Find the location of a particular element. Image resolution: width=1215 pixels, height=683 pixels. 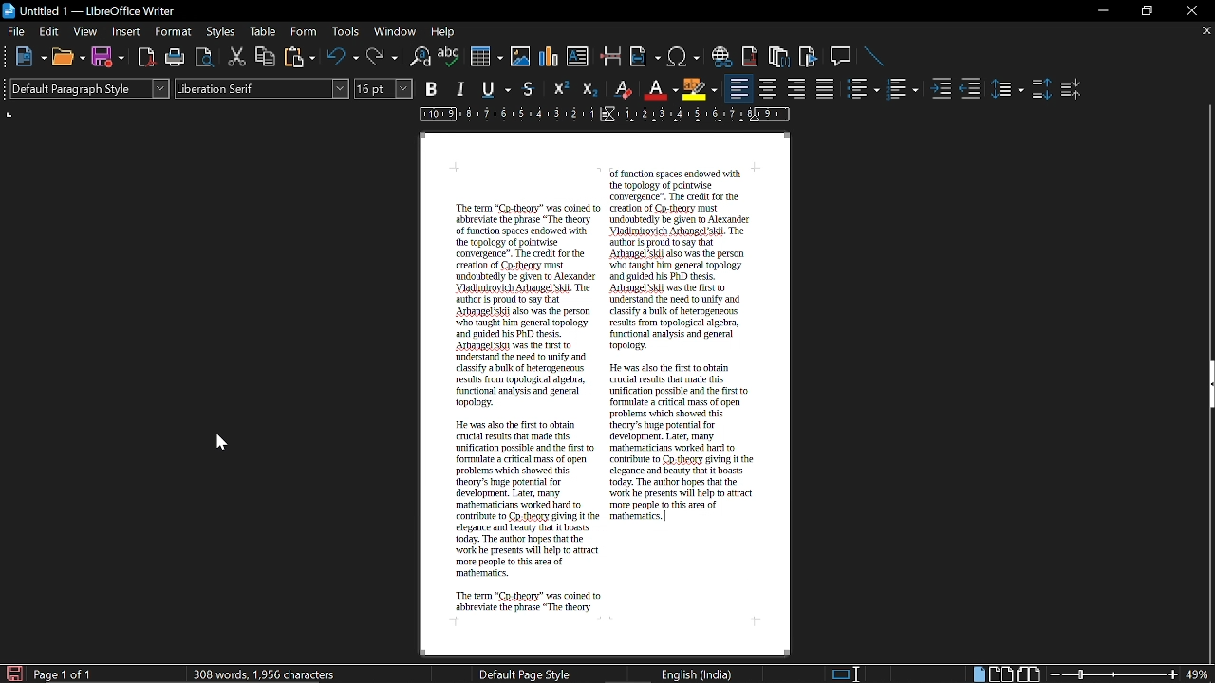

Find and replace is located at coordinates (421, 59).